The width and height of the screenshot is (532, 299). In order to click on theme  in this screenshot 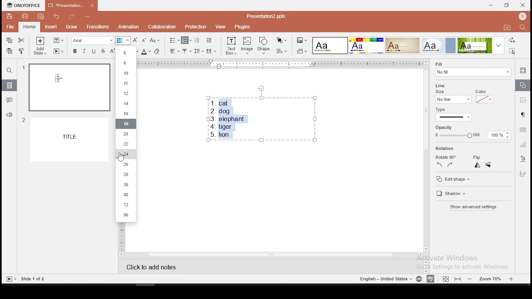, I will do `click(480, 46)`.